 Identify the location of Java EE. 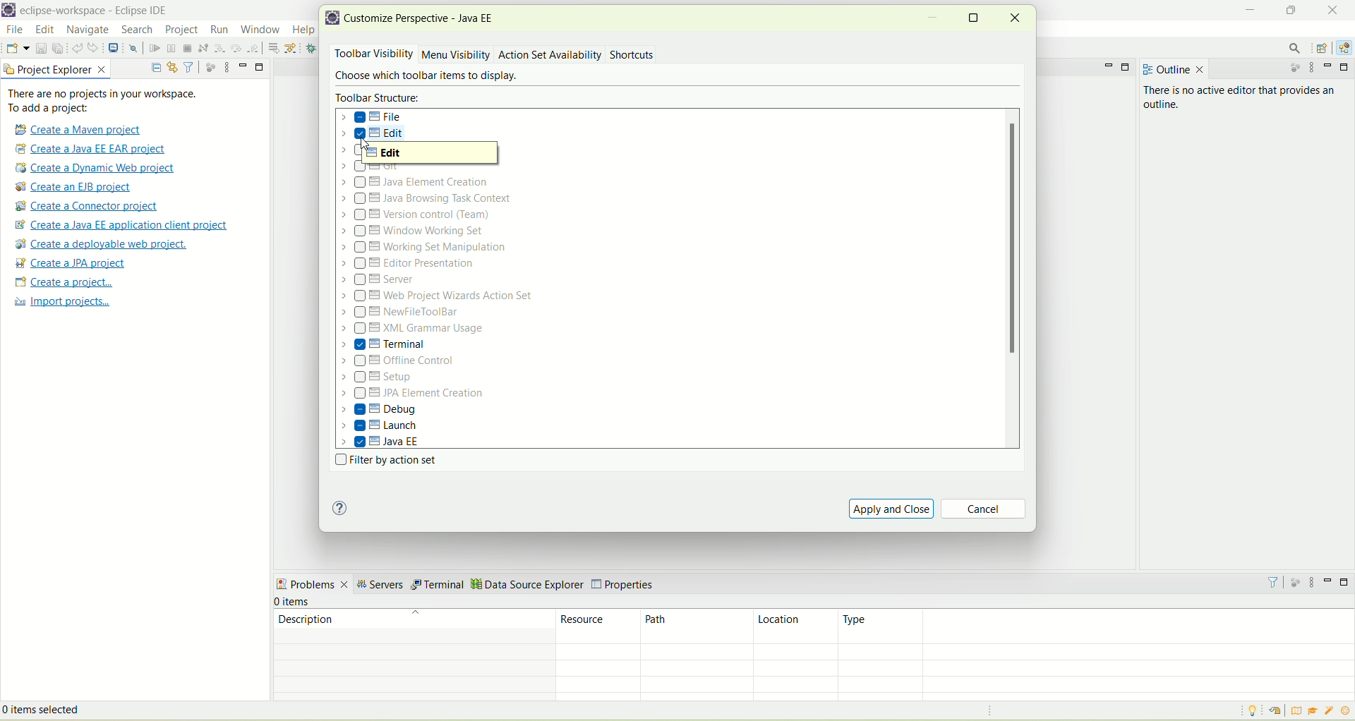
(1344, 48).